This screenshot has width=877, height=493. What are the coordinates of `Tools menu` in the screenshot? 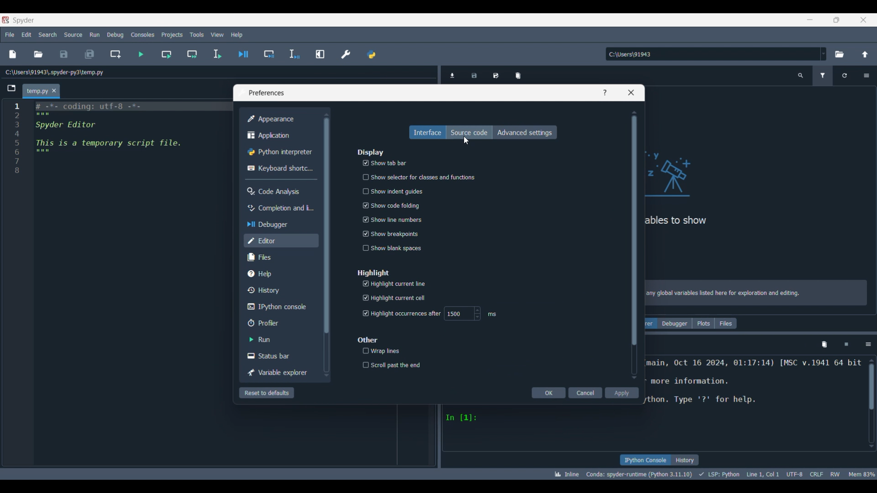 It's located at (197, 34).